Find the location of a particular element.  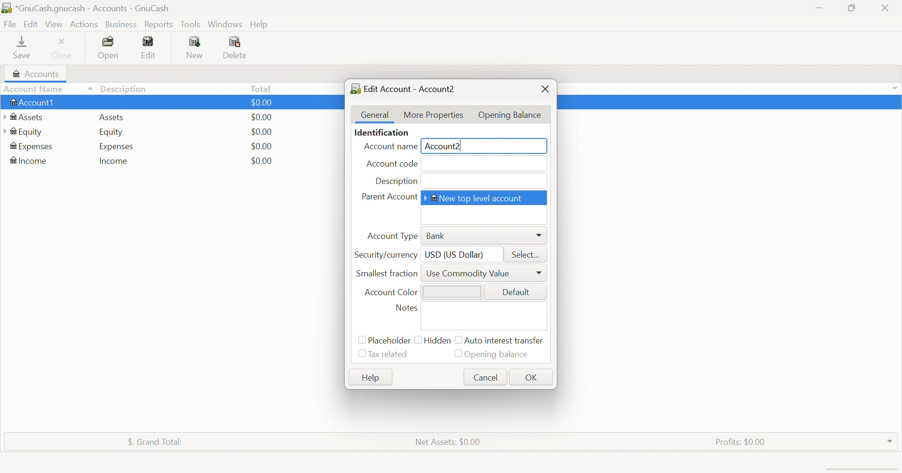

$0.00 is located at coordinates (261, 145).